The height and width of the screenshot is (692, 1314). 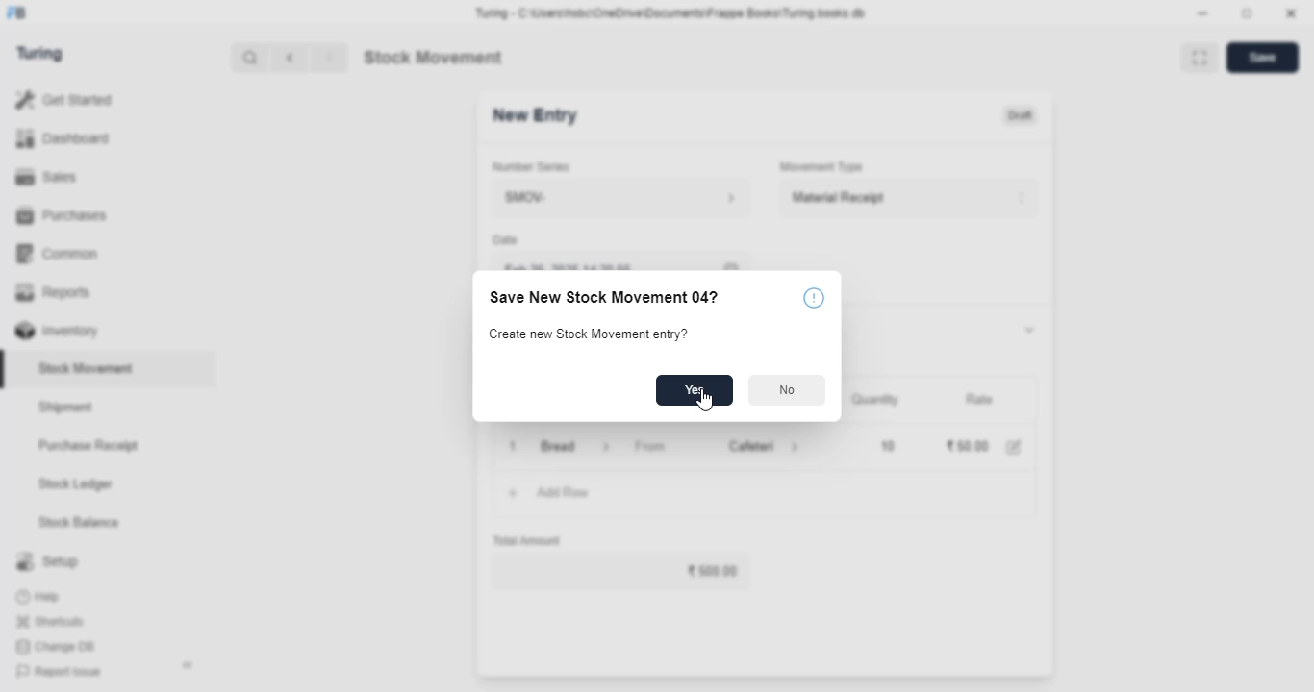 I want to click on report issue, so click(x=59, y=671).